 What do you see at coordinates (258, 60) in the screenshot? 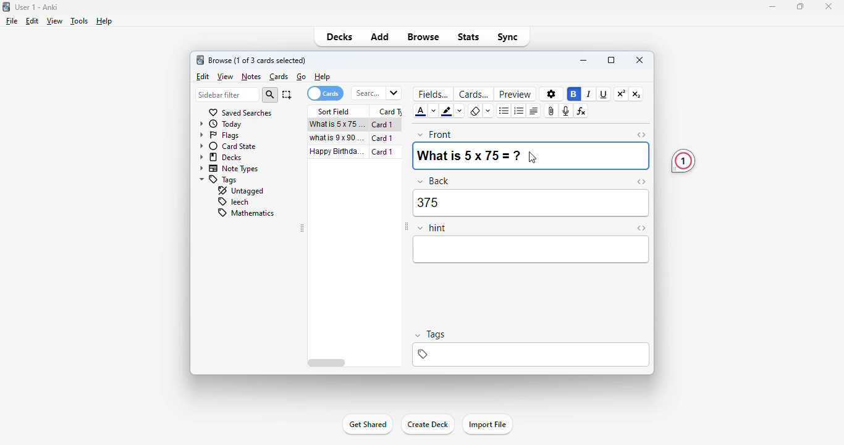
I see `browse (1 of 3 cards selected)` at bounding box center [258, 60].